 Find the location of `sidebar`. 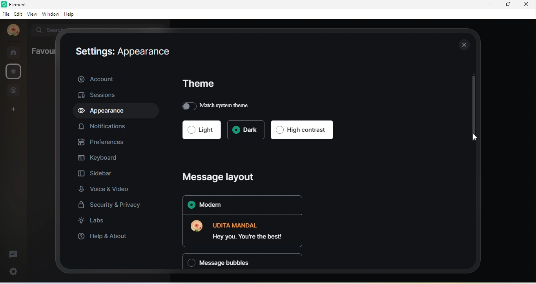

sidebar is located at coordinates (104, 172).